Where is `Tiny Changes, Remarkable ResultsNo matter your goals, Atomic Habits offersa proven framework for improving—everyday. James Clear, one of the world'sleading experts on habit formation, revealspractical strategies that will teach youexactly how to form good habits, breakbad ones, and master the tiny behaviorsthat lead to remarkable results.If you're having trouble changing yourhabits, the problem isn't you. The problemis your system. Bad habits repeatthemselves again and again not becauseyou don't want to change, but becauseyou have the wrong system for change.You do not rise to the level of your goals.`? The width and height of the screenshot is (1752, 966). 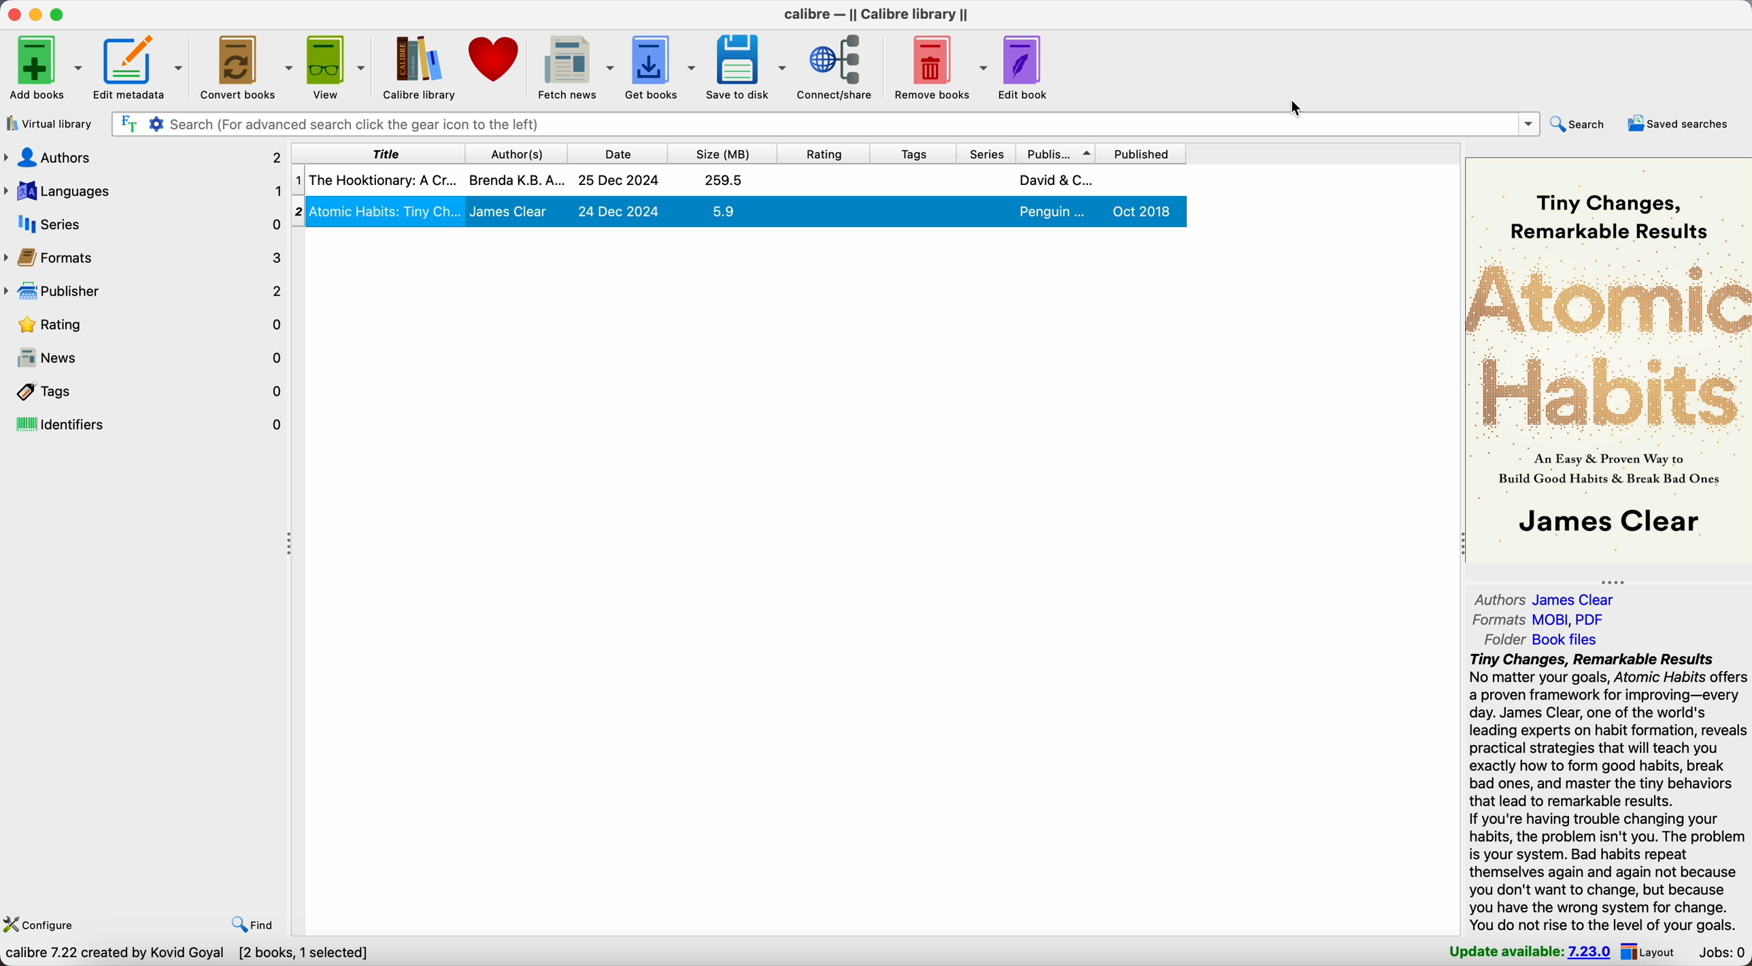 Tiny Changes, Remarkable ResultsNo matter your goals, Atomic Habits offersa proven framework for improving—everyday. James Clear, one of the world'sleading experts on habit formation, revealspractical strategies that will teach youexactly how to form good habits, breakbad ones, and master the tiny behaviorsthat lead to remarkable results.If you're having trouble changing yourhabits, the problem isn't you. The problemis your system. Bad habits repeatthemselves again and again not becauseyou don't want to change, but becauseyou have the wrong system for change.You do not rise to the level of your goals. is located at coordinates (1608, 792).